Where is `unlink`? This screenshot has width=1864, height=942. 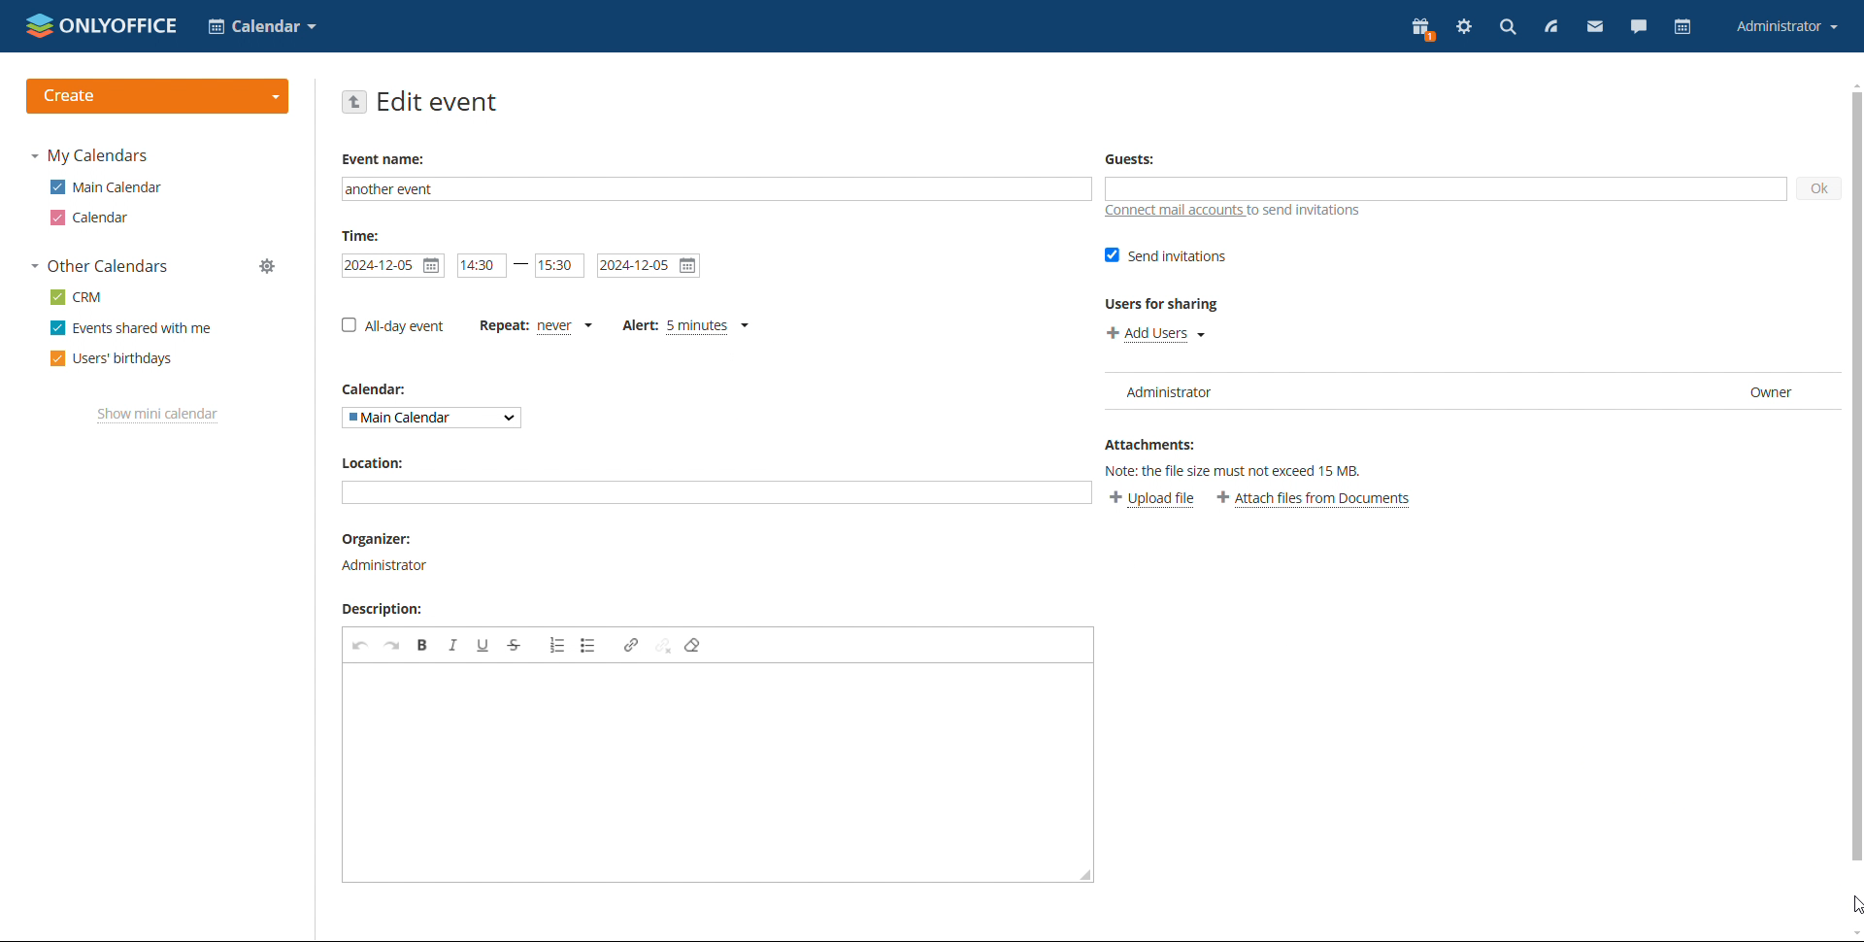 unlink is located at coordinates (663, 646).